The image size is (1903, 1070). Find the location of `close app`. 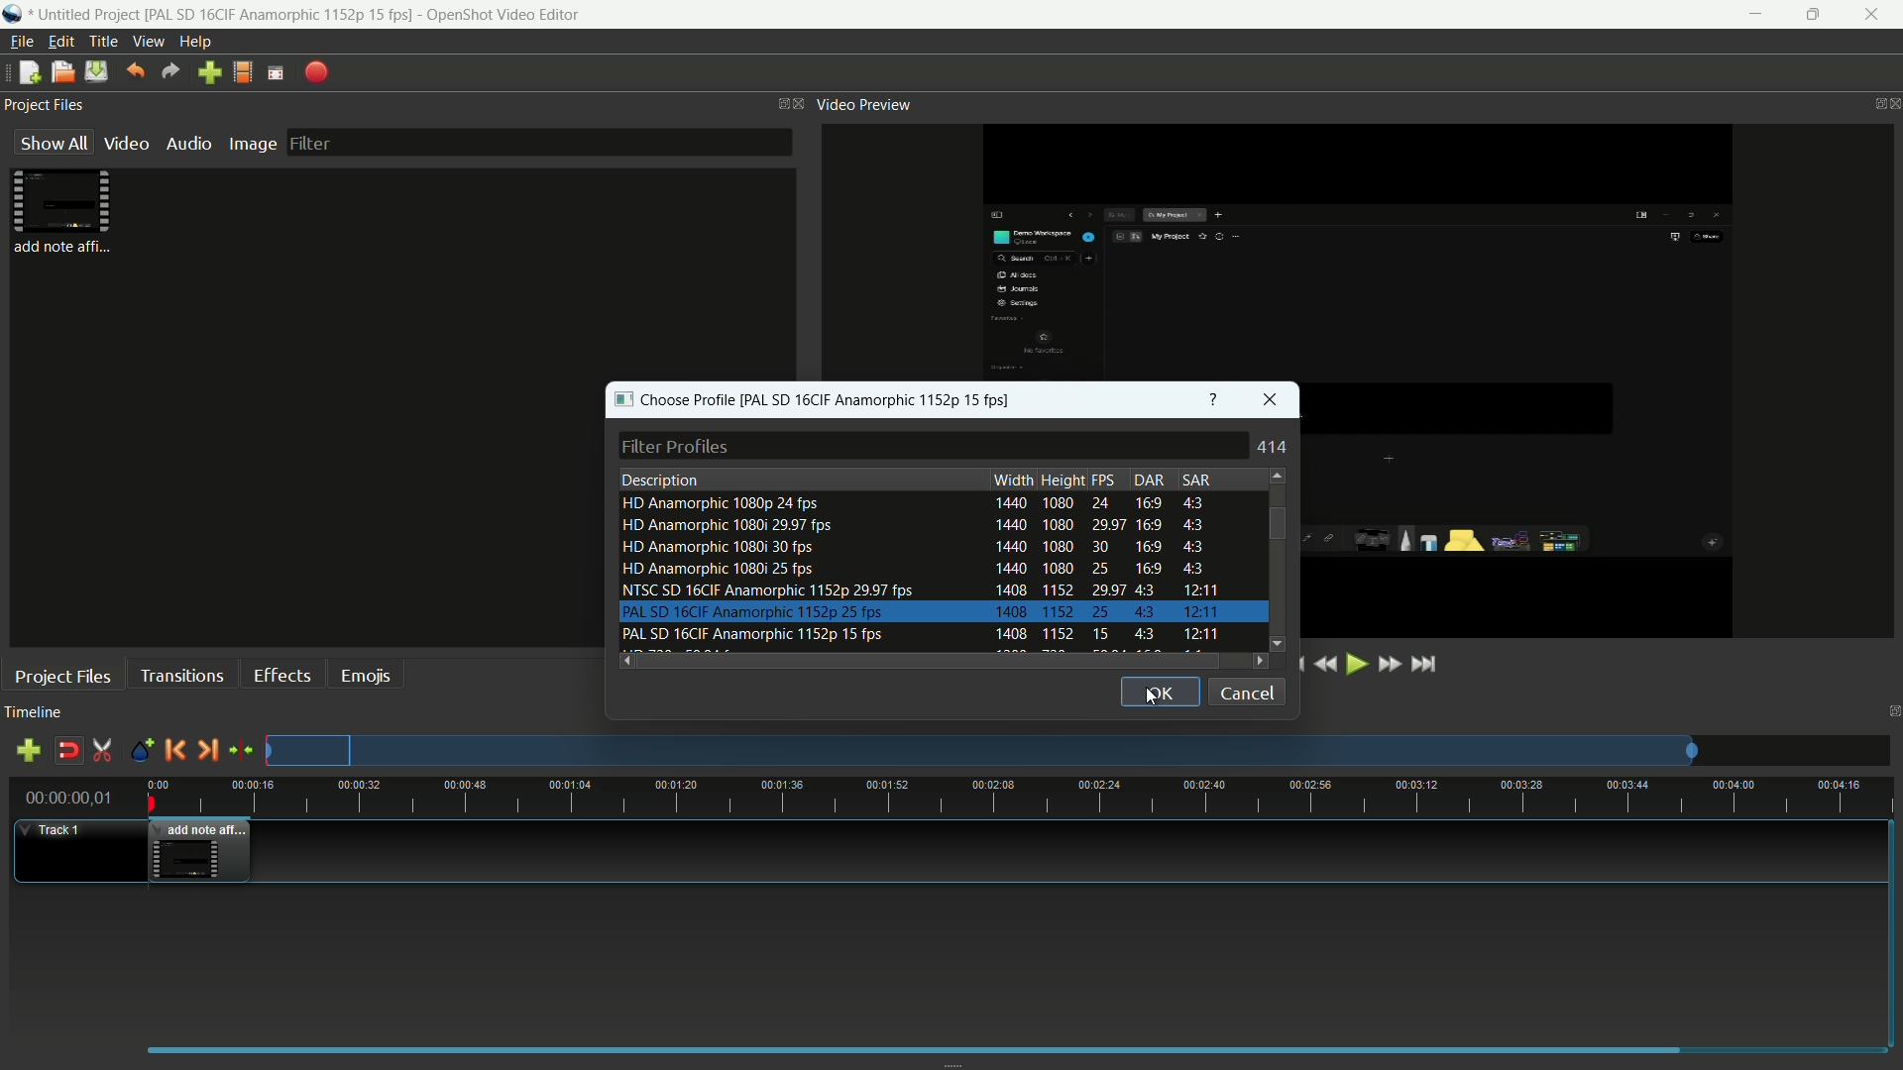

close app is located at coordinates (1877, 15).